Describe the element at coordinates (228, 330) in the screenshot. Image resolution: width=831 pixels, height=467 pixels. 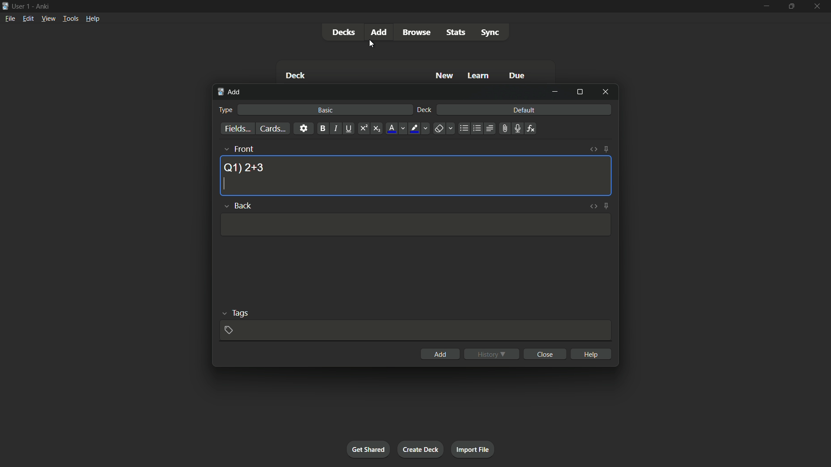
I see `add tag` at that location.